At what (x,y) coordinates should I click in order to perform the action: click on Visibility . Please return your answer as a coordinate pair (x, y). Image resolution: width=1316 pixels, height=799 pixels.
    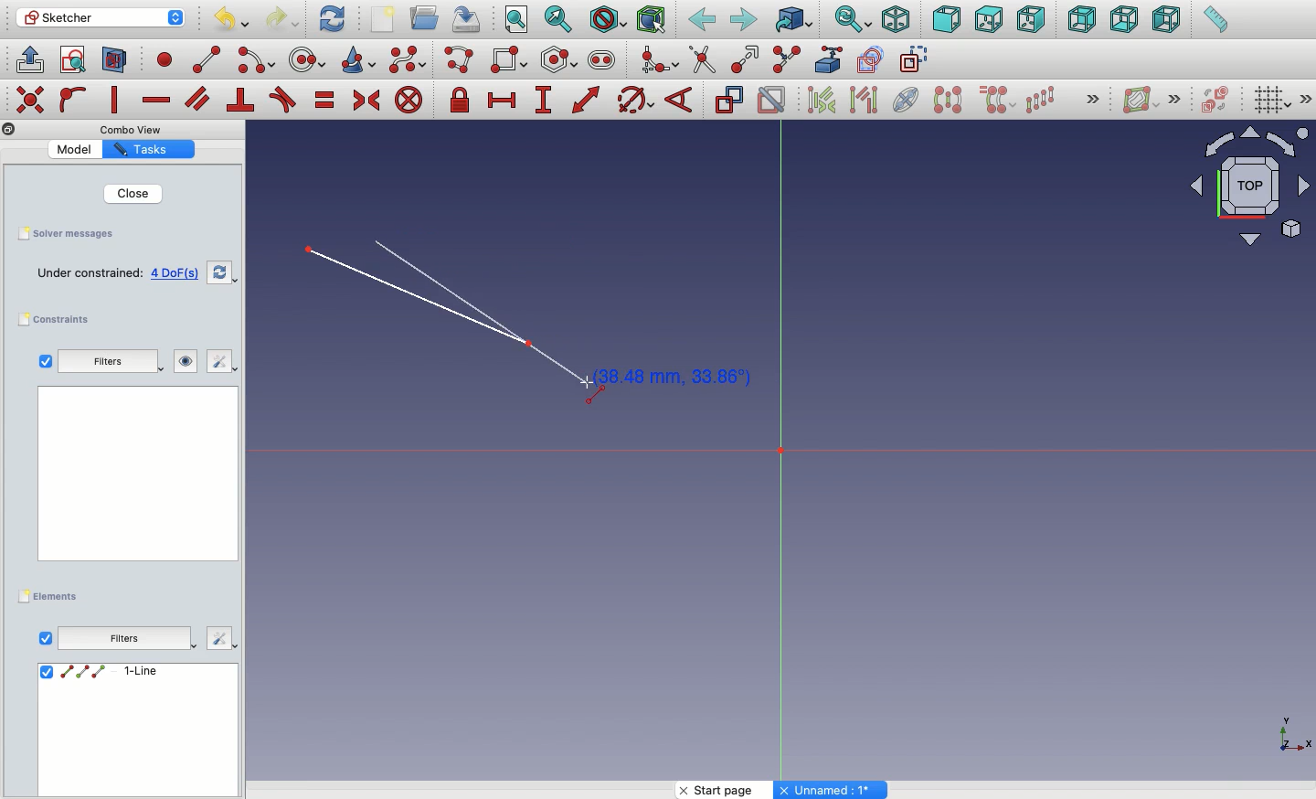
    Looking at the image, I should click on (176, 361).